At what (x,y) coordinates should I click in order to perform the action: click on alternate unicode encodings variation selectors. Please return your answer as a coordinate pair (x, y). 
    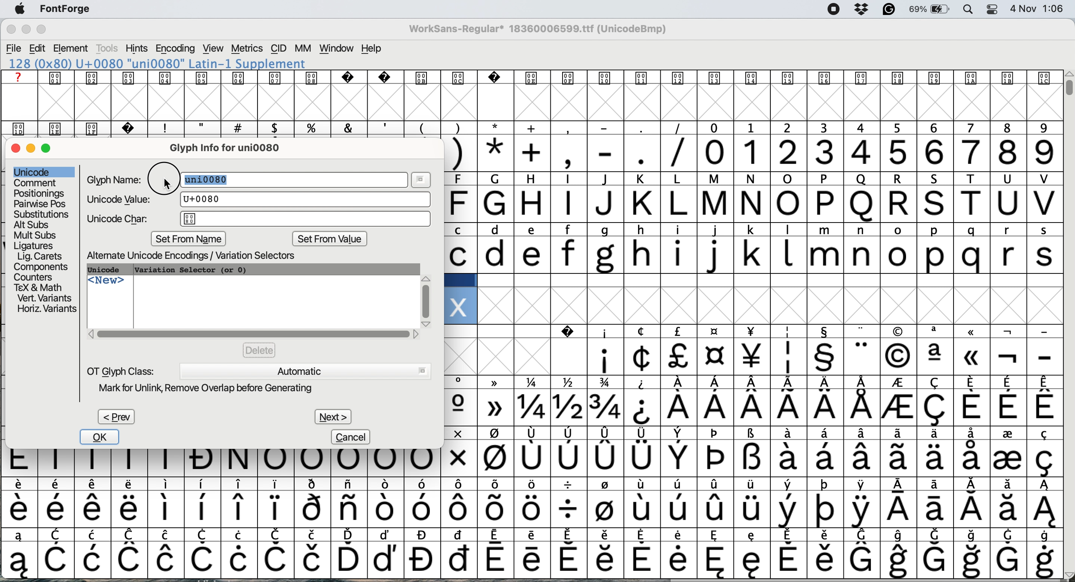
    Looking at the image, I should click on (201, 256).